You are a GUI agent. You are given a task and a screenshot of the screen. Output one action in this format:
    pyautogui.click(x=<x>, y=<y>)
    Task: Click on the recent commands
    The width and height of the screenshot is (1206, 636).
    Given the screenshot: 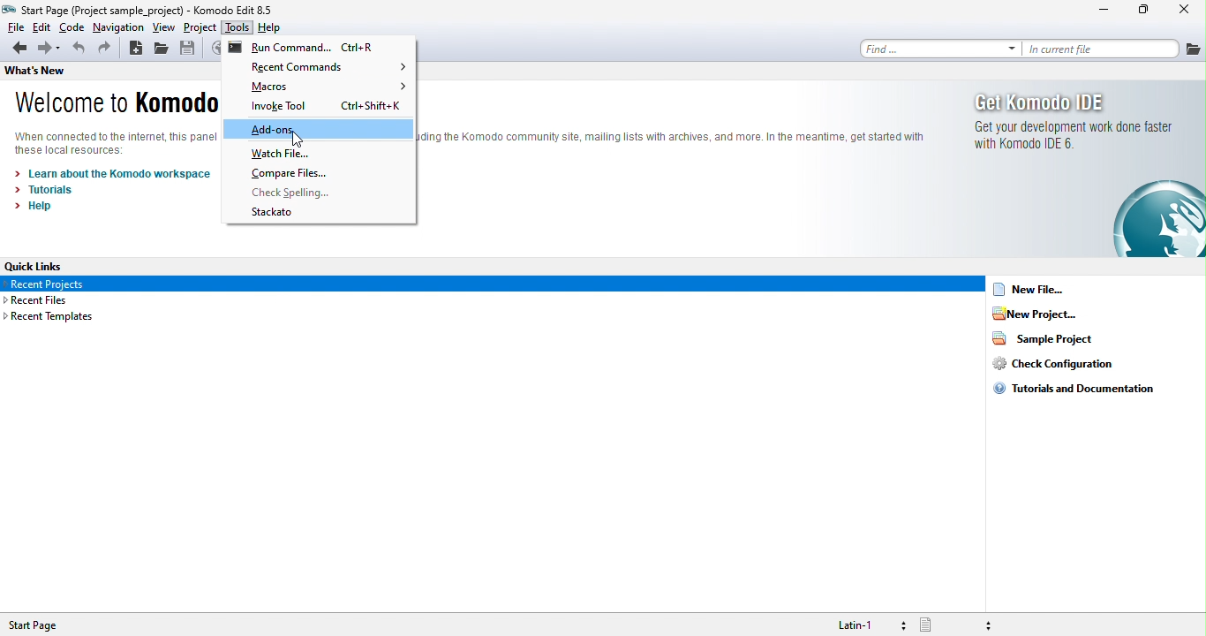 What is the action you would take?
    pyautogui.click(x=328, y=68)
    